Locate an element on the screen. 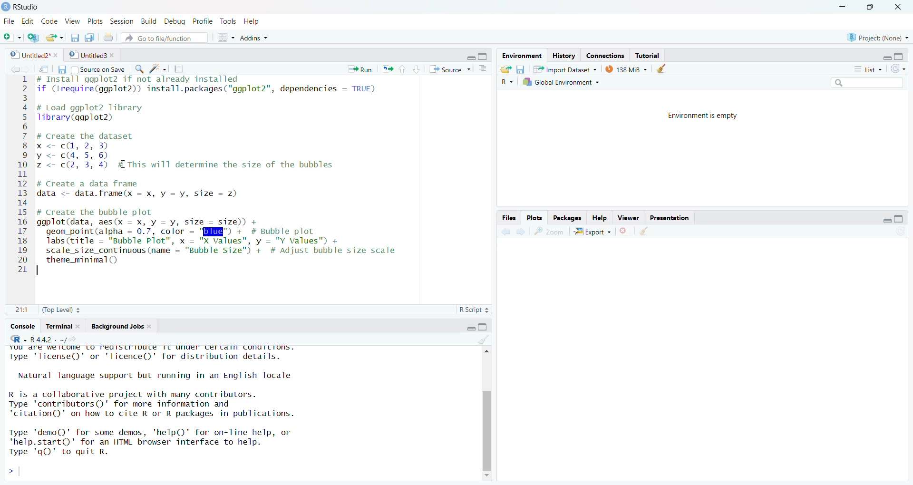 The image size is (913, 485). = List  is located at coordinates (863, 68).